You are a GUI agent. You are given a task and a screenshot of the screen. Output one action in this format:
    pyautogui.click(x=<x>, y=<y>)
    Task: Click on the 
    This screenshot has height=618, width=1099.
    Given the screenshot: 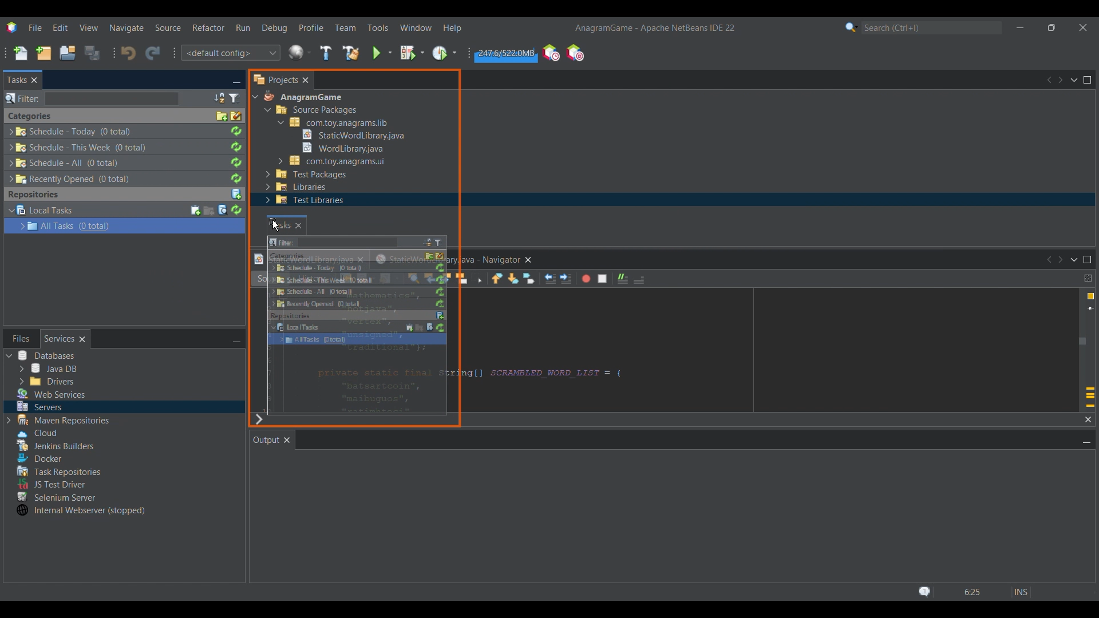 What is the action you would take?
    pyautogui.click(x=351, y=240)
    